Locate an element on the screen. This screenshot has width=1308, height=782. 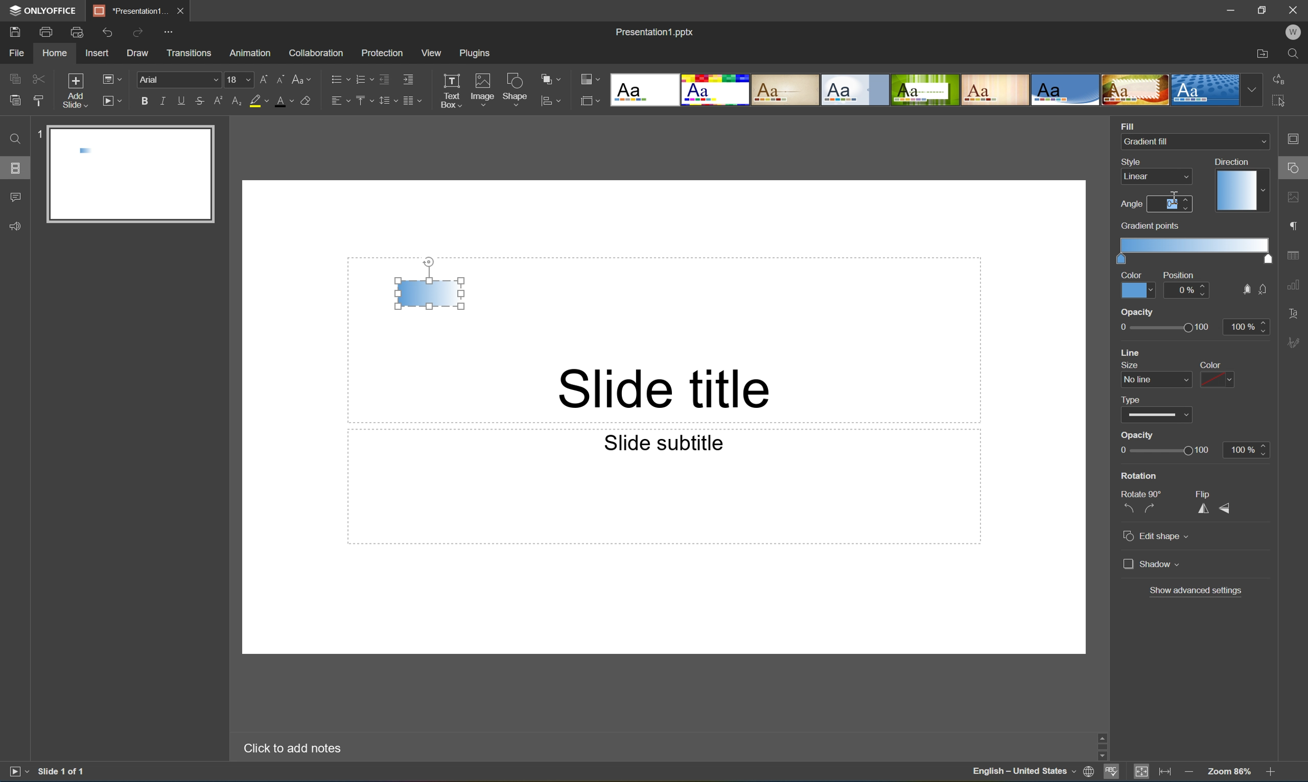
Rotate 90° clockwise is located at coordinates (1152, 509).